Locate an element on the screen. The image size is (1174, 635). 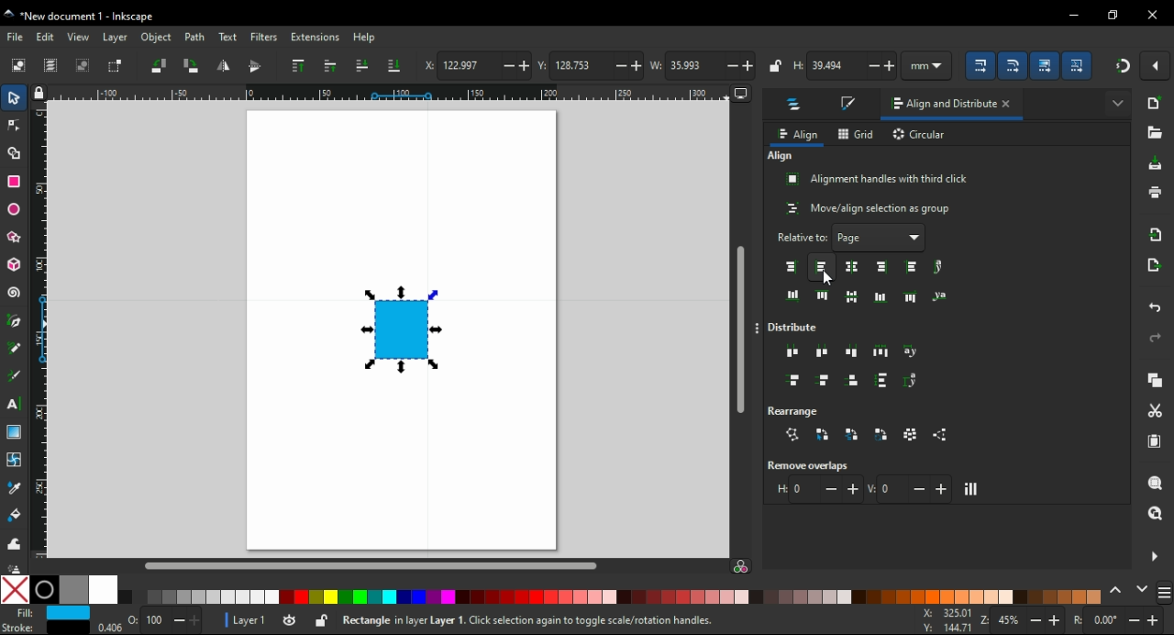
deselect is located at coordinates (83, 67).